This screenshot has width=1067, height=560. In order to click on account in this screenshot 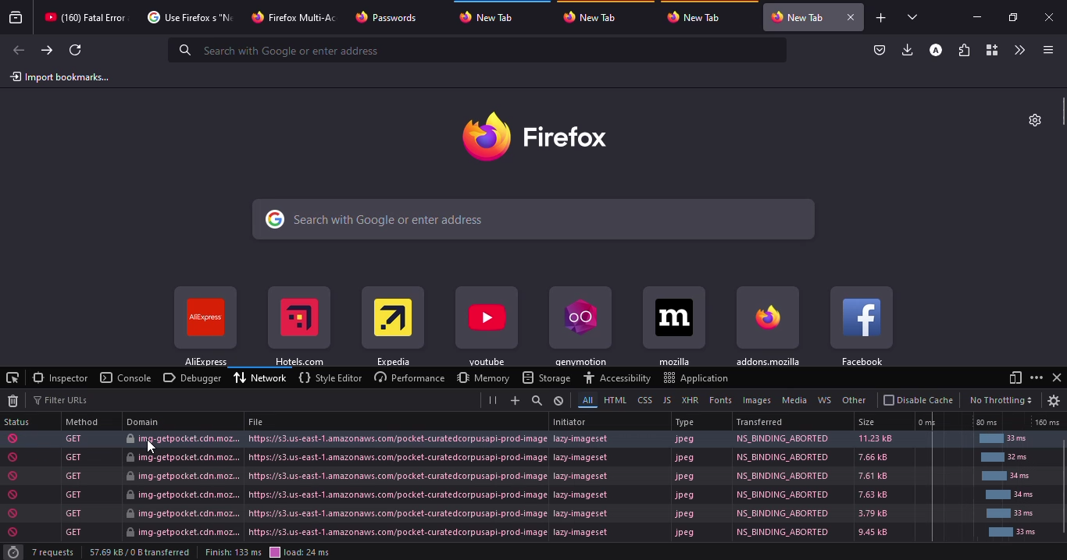, I will do `click(936, 50)`.